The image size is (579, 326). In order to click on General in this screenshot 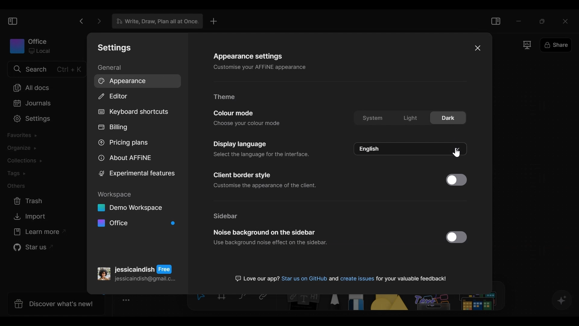, I will do `click(111, 67)`.